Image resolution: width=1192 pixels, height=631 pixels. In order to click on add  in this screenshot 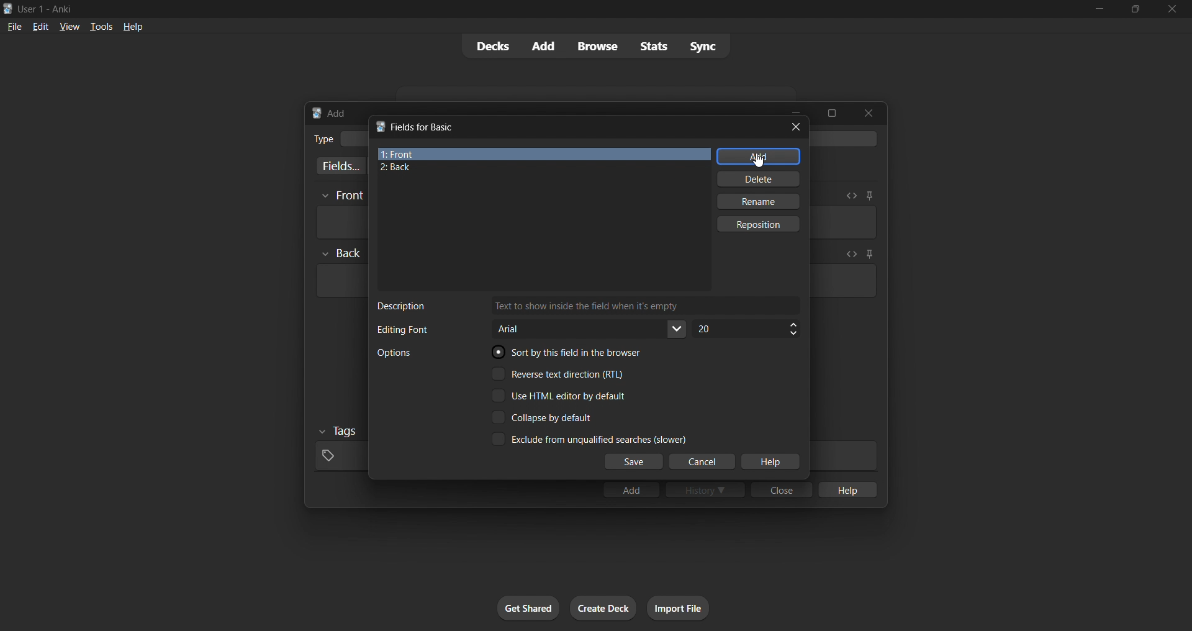, I will do `click(759, 157)`.